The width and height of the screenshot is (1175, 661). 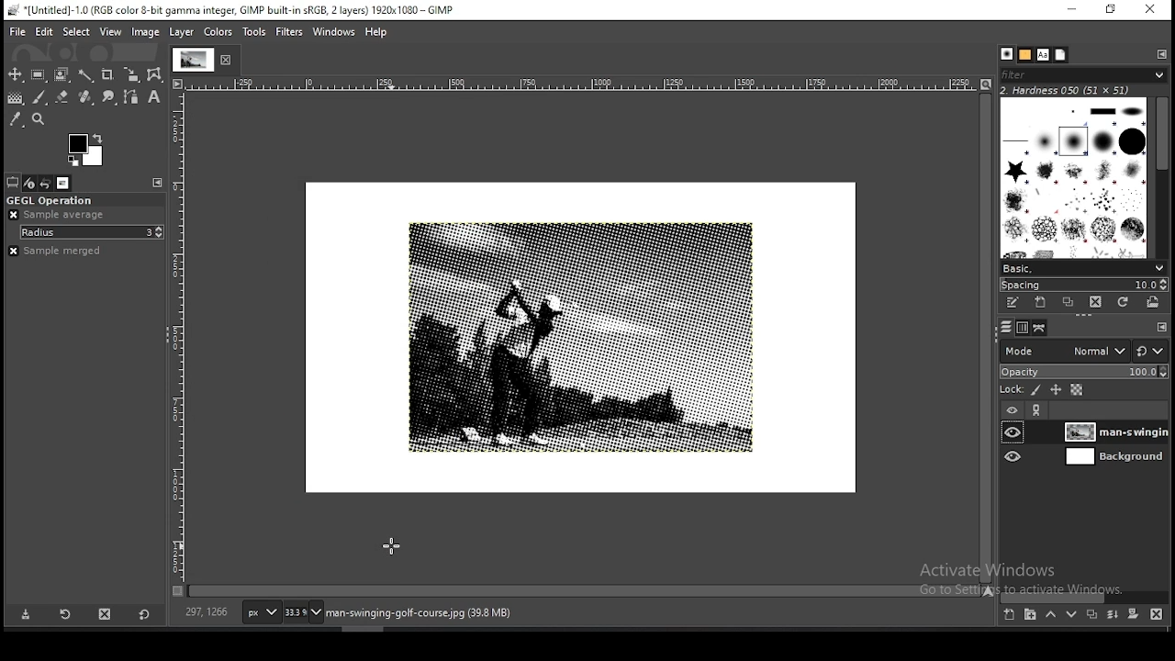 What do you see at coordinates (1013, 433) in the screenshot?
I see `layer visibility on/off` at bounding box center [1013, 433].